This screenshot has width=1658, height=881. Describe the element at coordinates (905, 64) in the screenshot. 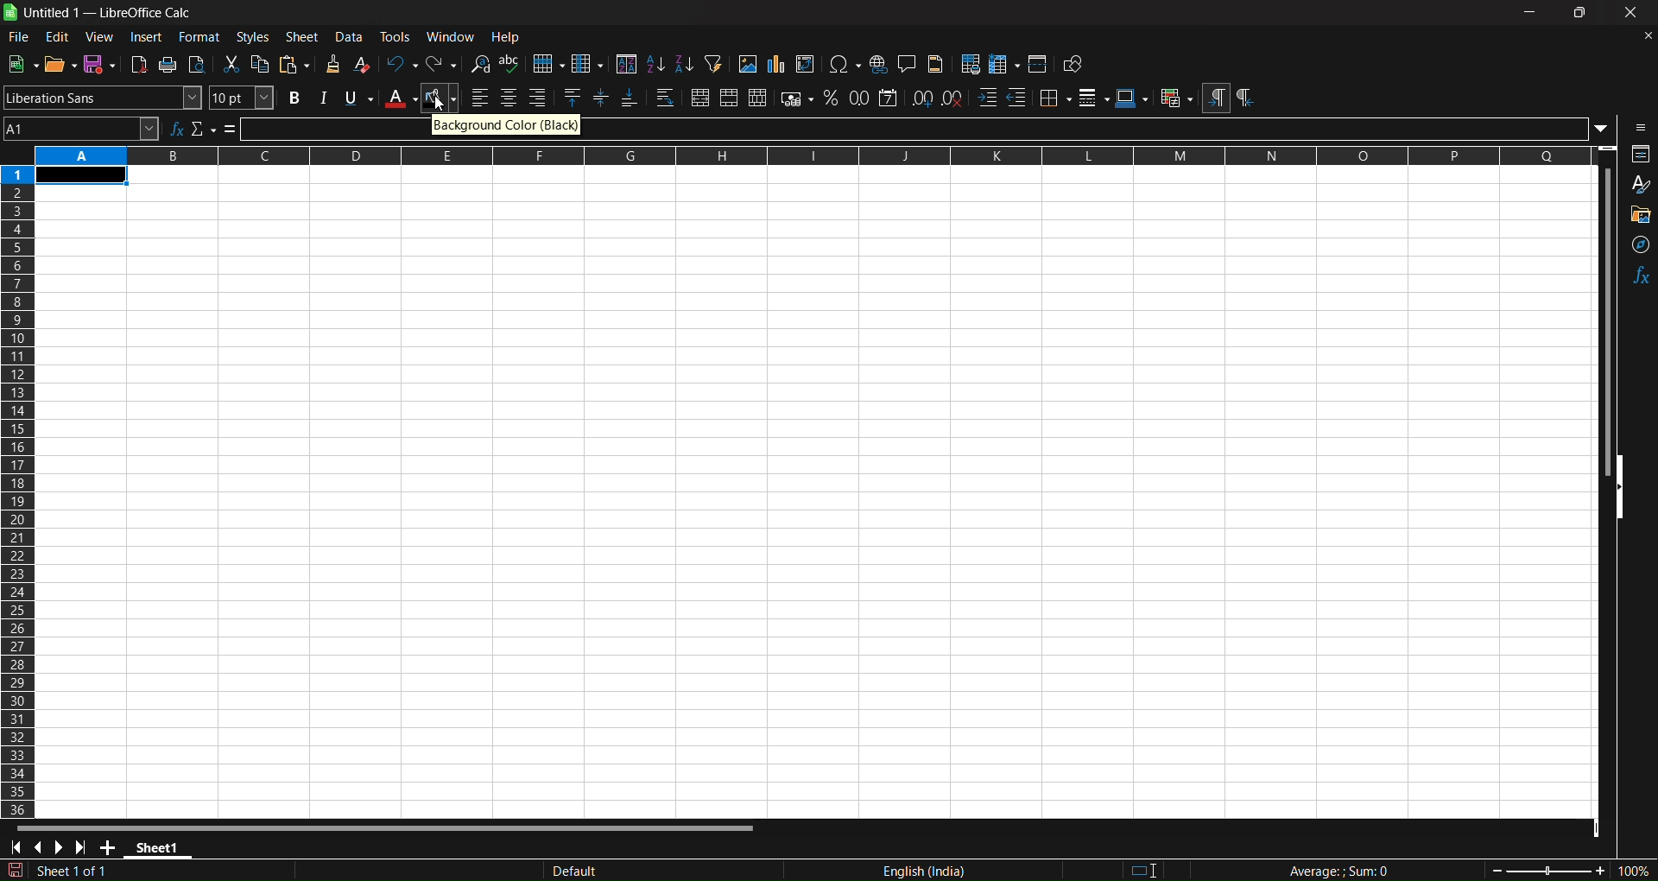

I see `insert comment` at that location.